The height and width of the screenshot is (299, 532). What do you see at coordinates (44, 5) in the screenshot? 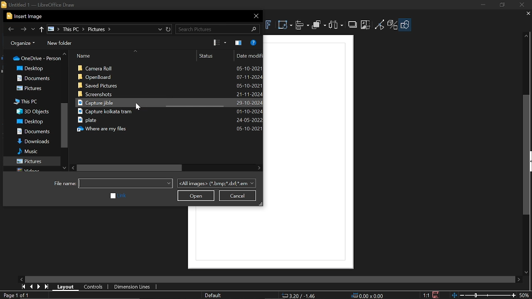
I see `untitled 1 - LibreOffice Draw` at bounding box center [44, 5].